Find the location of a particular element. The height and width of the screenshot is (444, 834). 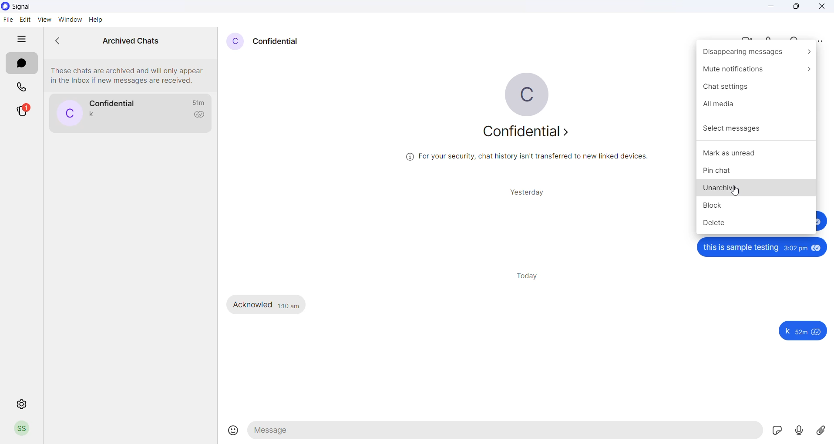

security related text is located at coordinates (531, 158).